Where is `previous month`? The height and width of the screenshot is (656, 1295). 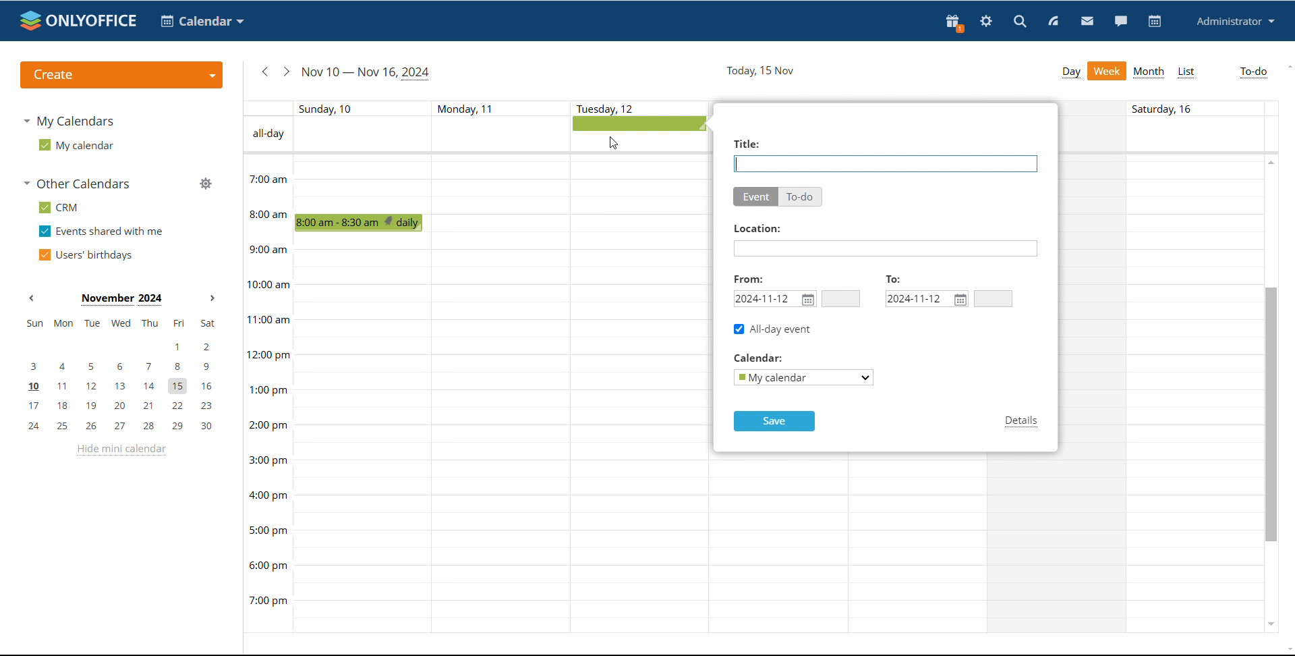 previous month is located at coordinates (32, 298).